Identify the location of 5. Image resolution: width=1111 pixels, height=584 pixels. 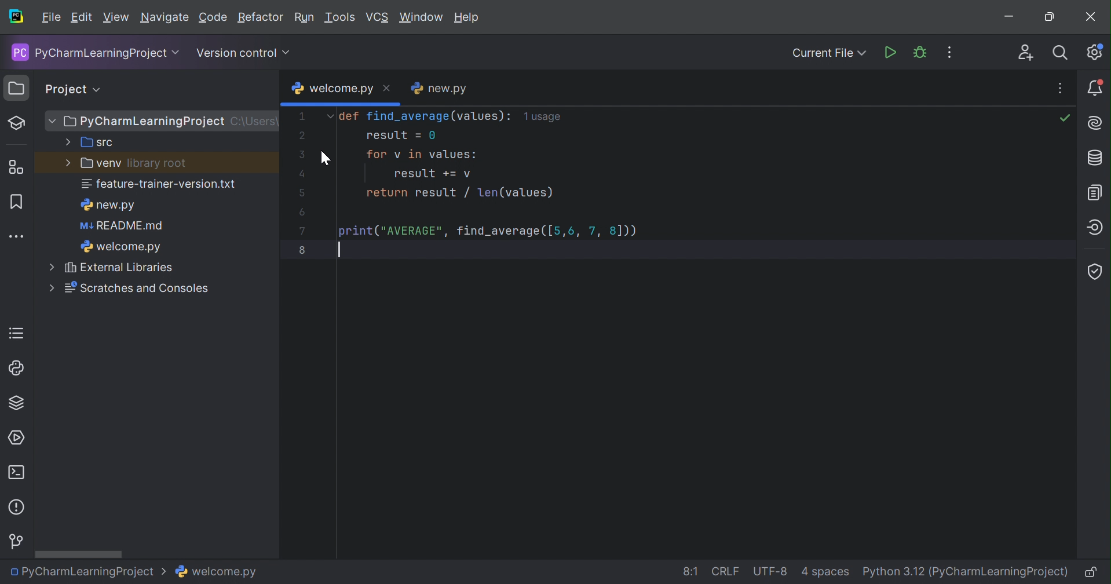
(301, 191).